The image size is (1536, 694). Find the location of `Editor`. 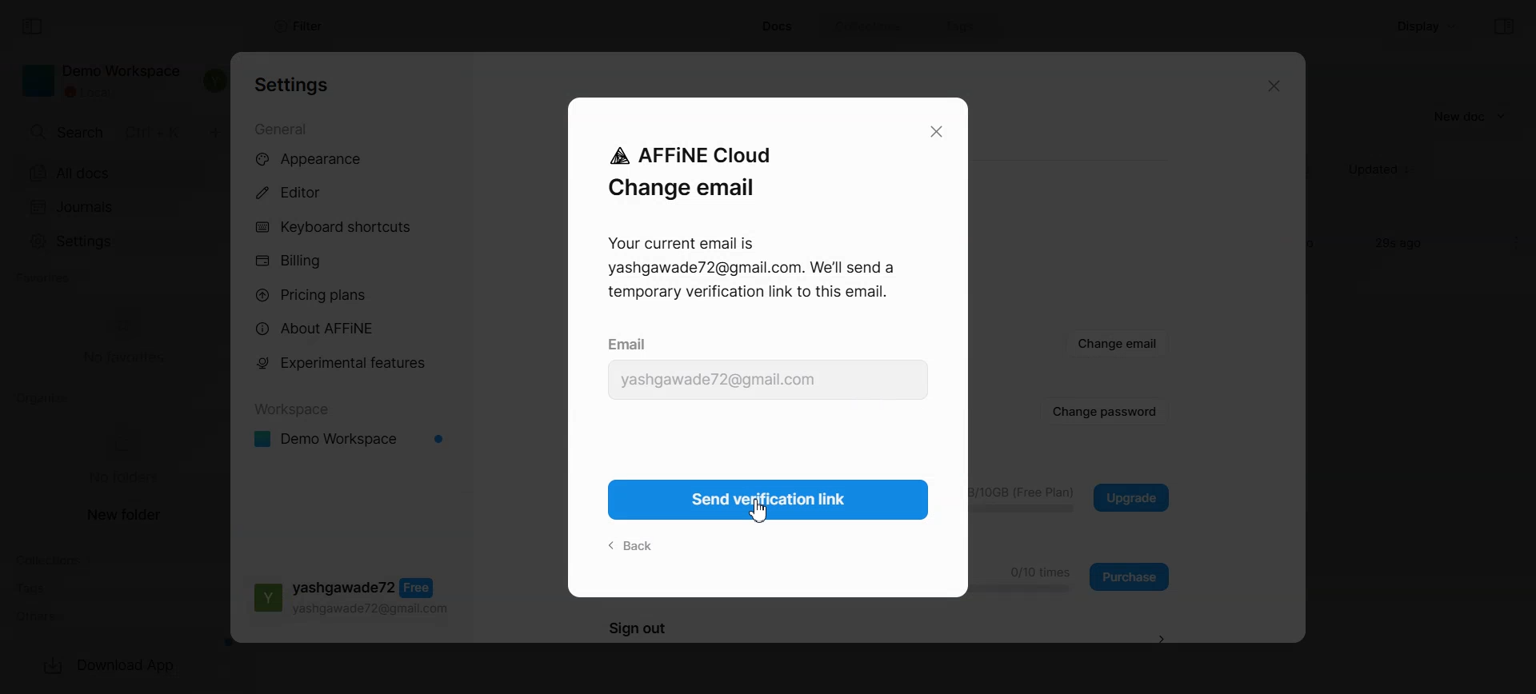

Editor is located at coordinates (353, 193).